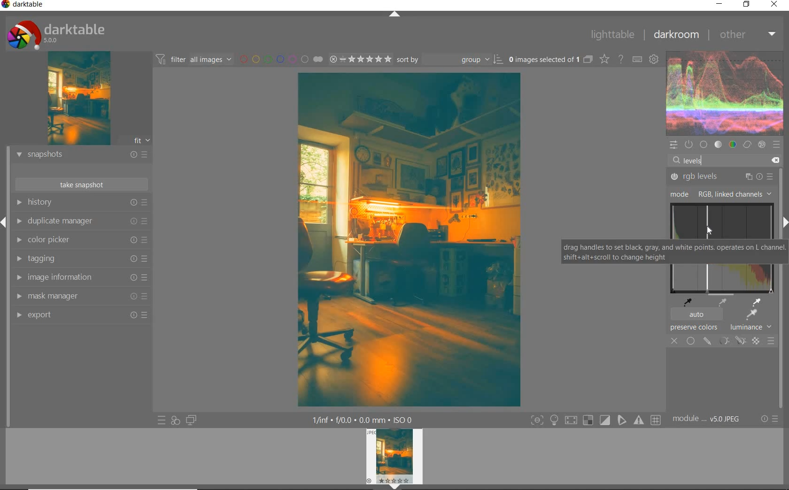 The height and width of the screenshot is (490, 789). What do you see at coordinates (394, 459) in the screenshot?
I see `image preview` at bounding box center [394, 459].